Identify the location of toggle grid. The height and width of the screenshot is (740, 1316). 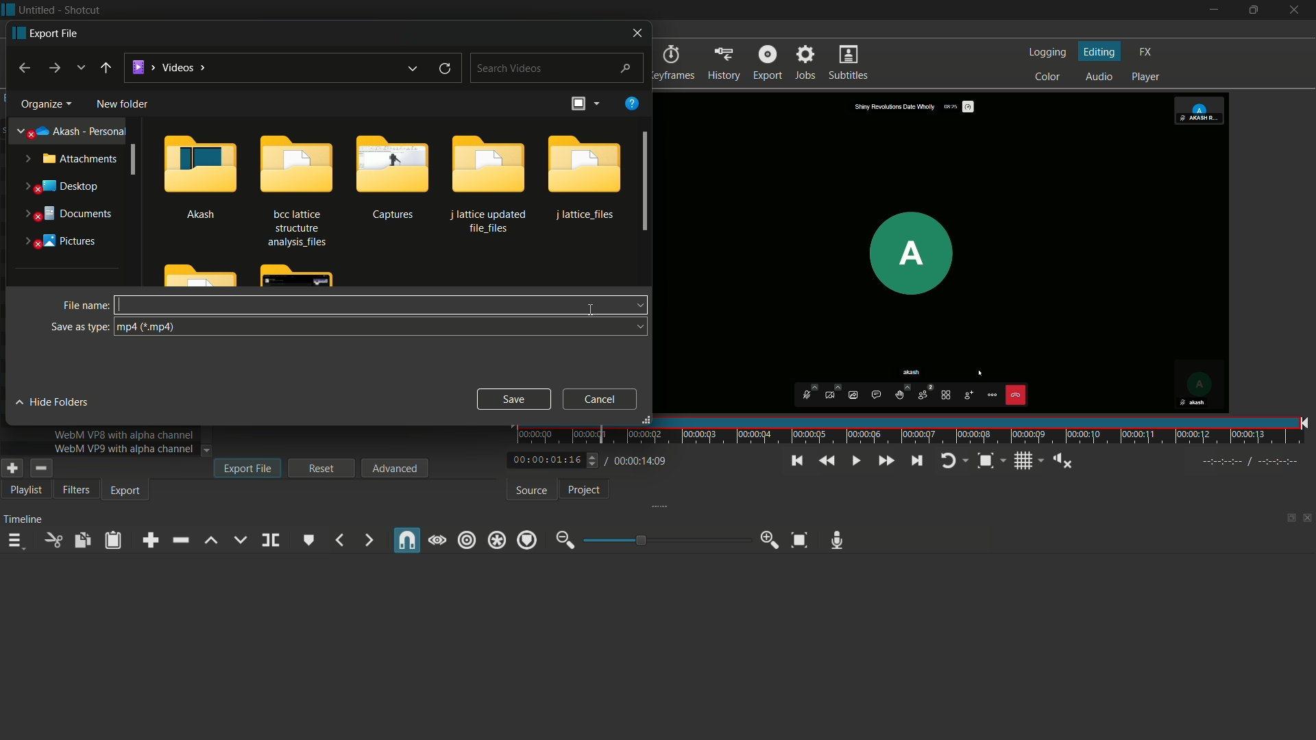
(1023, 461).